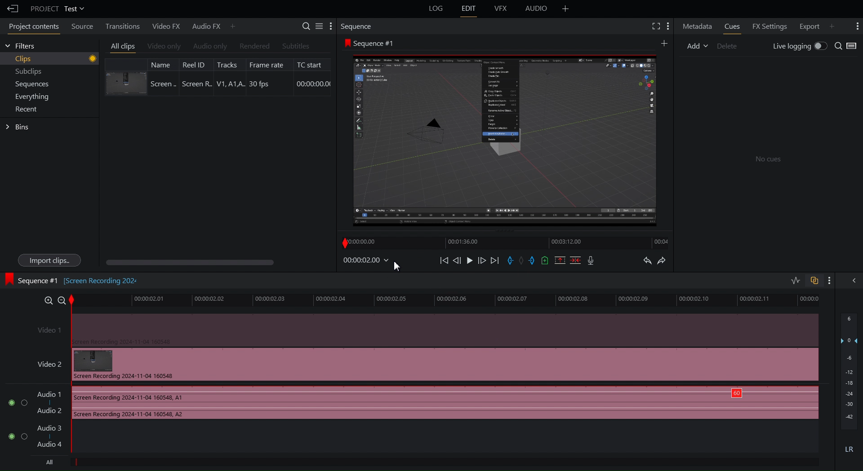 Image resolution: width=863 pixels, height=471 pixels. I want to click on Search, so click(846, 46).